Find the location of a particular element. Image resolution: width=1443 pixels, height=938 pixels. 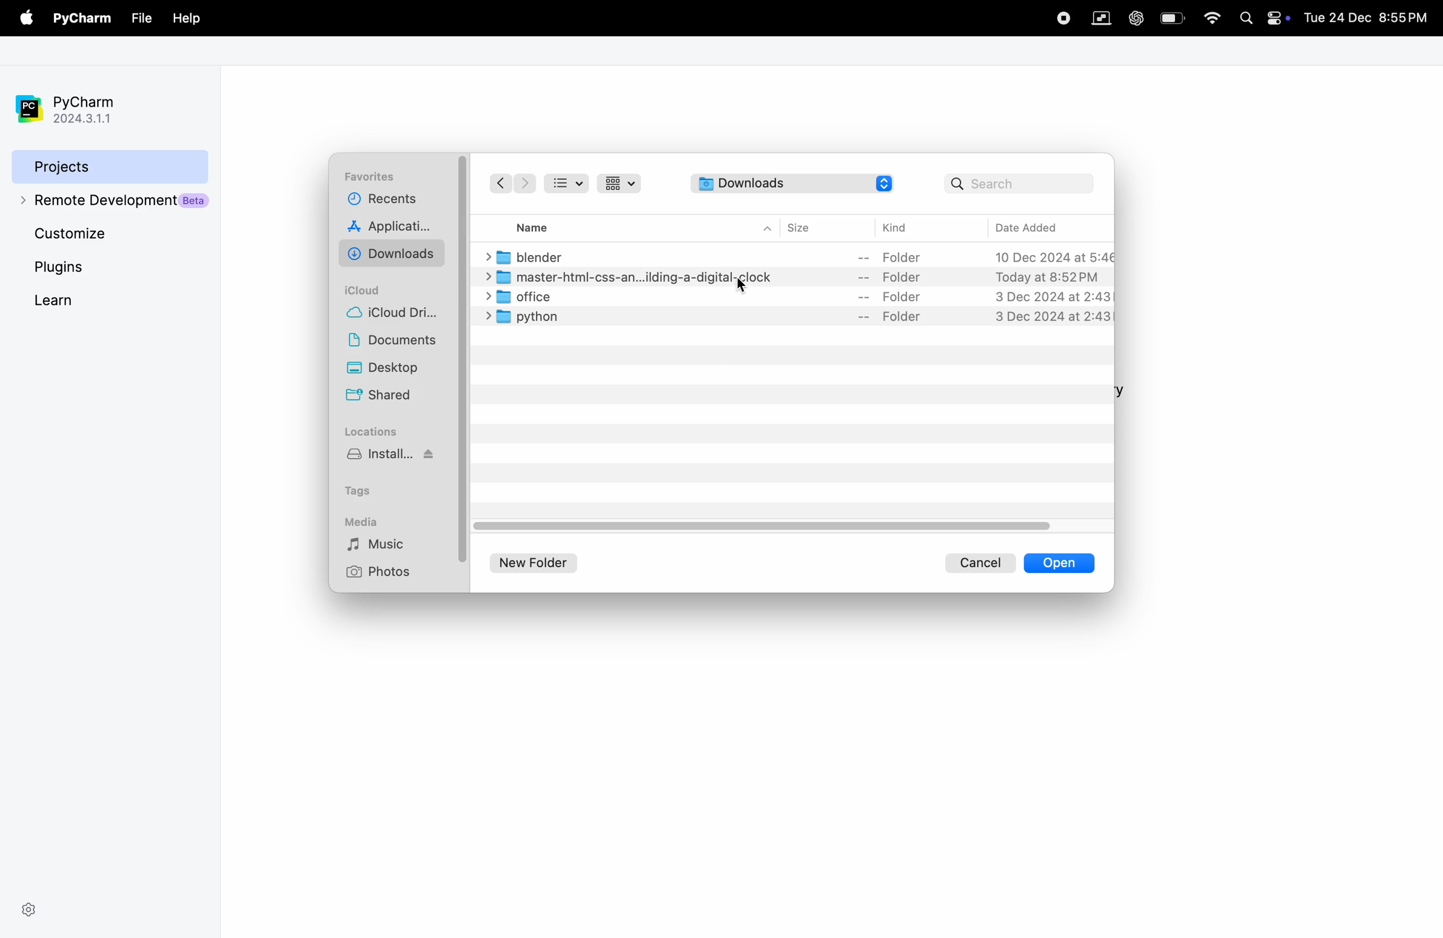

name is located at coordinates (544, 226).